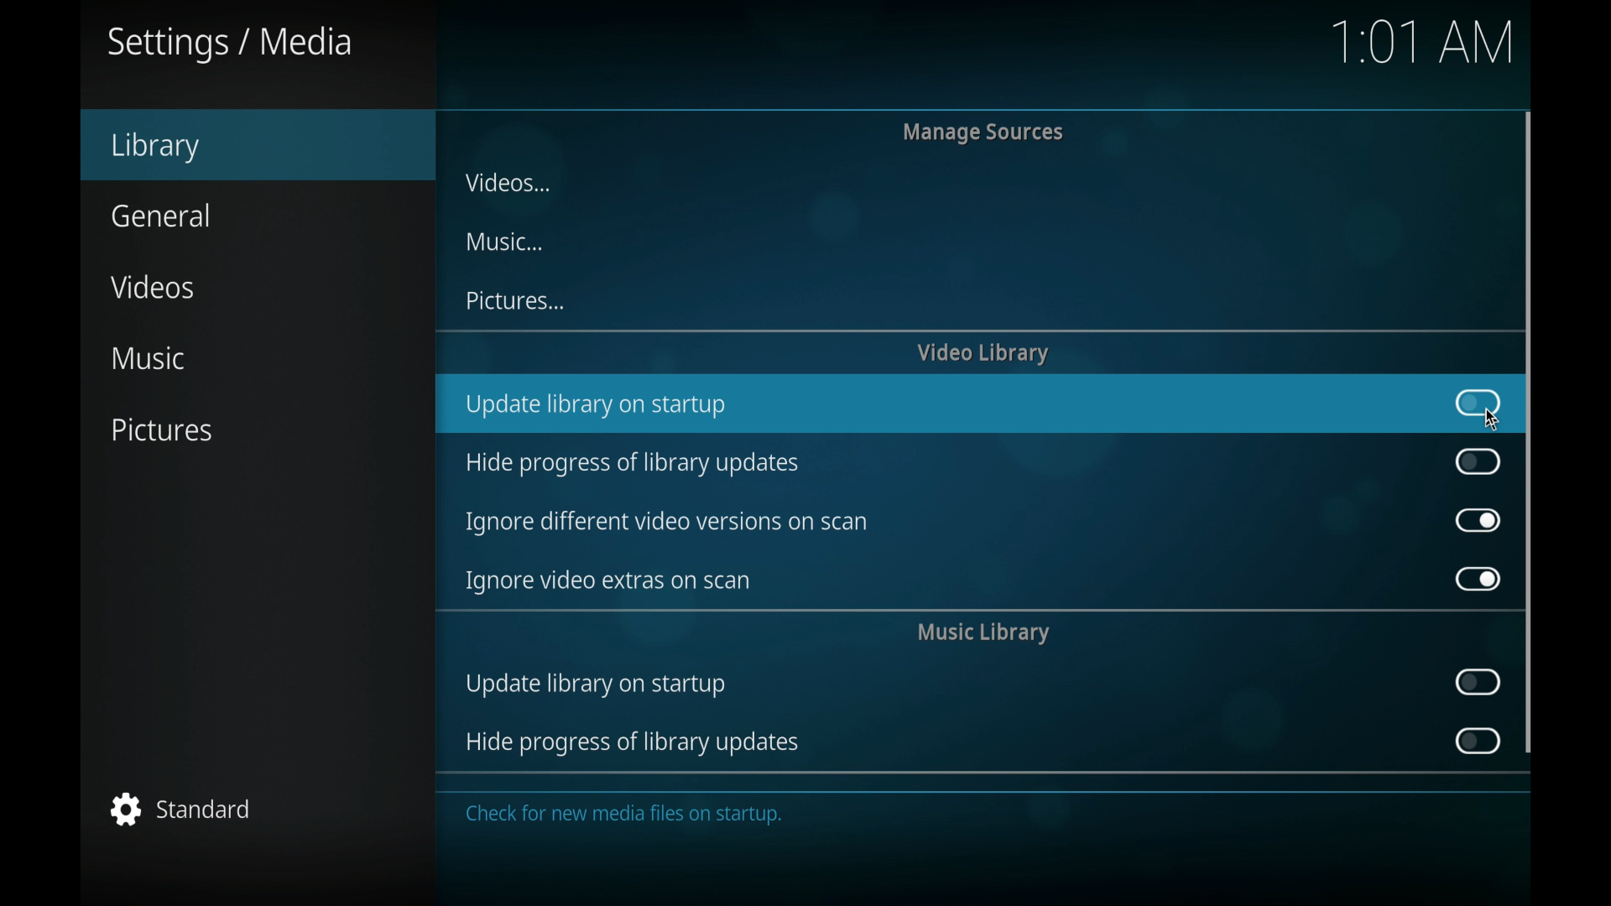 This screenshot has height=906, width=1611. I want to click on toggle button, so click(1478, 579).